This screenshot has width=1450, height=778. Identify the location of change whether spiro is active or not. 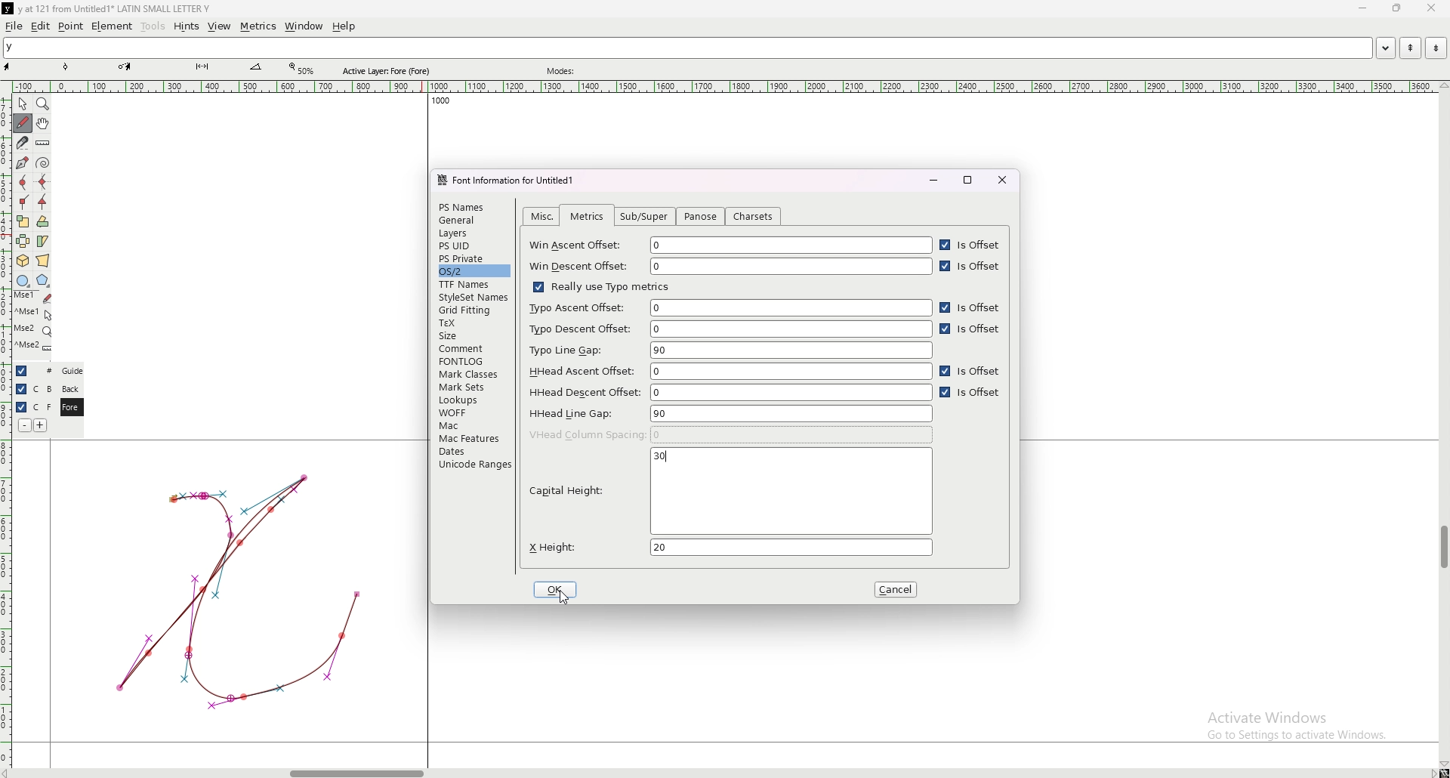
(43, 162).